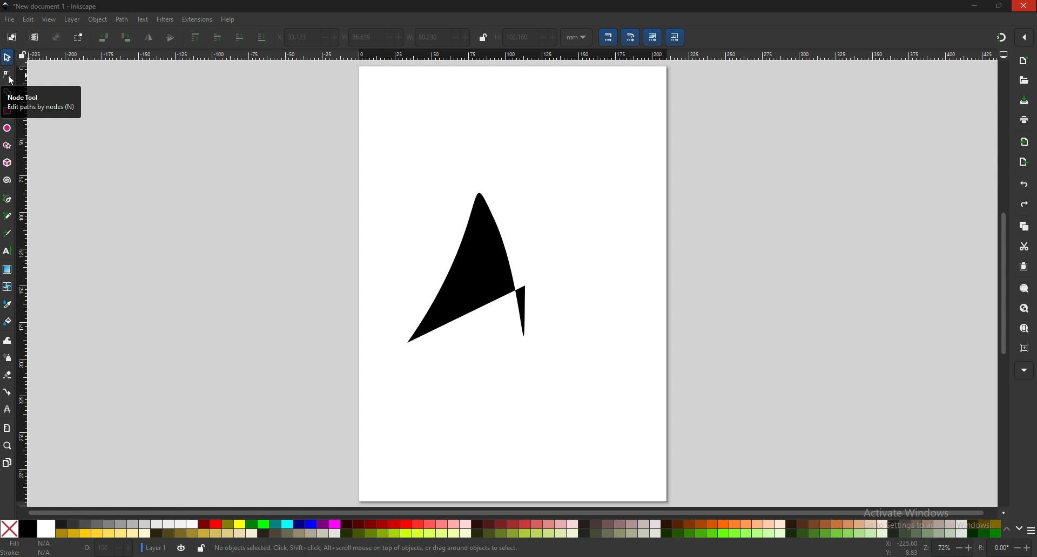 This screenshot has height=557, width=1037. What do you see at coordinates (373, 37) in the screenshot?
I see `vertical coordinate` at bounding box center [373, 37].